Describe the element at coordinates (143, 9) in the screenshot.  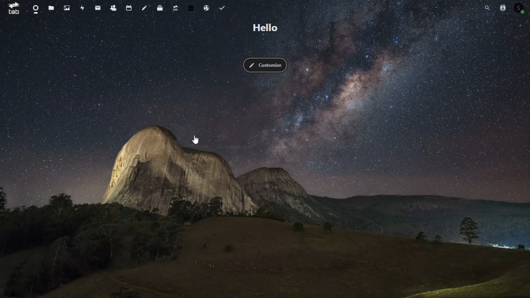
I see `Notes` at that location.